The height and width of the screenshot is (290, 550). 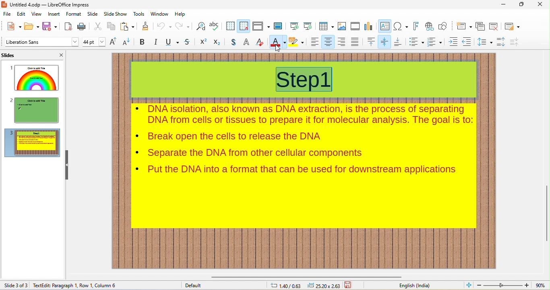 I want to click on slide1, so click(x=32, y=77).